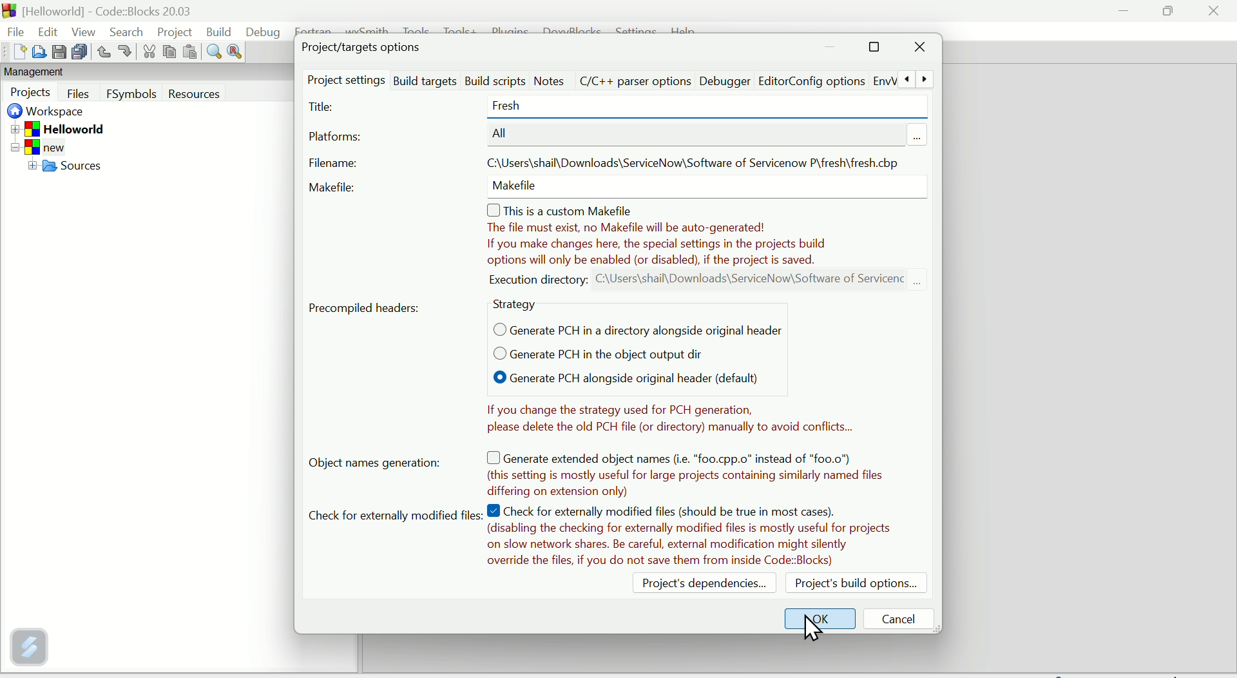 This screenshot has width=1237, height=678. What do you see at coordinates (855, 583) in the screenshot?
I see `Project build options` at bounding box center [855, 583].